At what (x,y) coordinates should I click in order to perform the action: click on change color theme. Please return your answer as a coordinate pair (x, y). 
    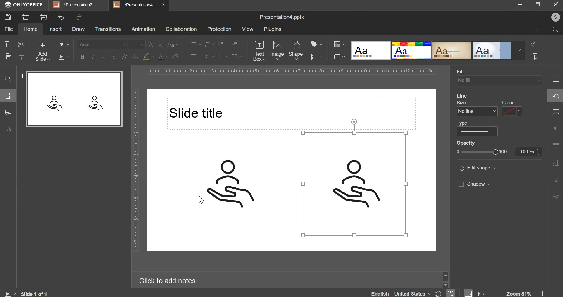
    Looking at the image, I should click on (337, 44).